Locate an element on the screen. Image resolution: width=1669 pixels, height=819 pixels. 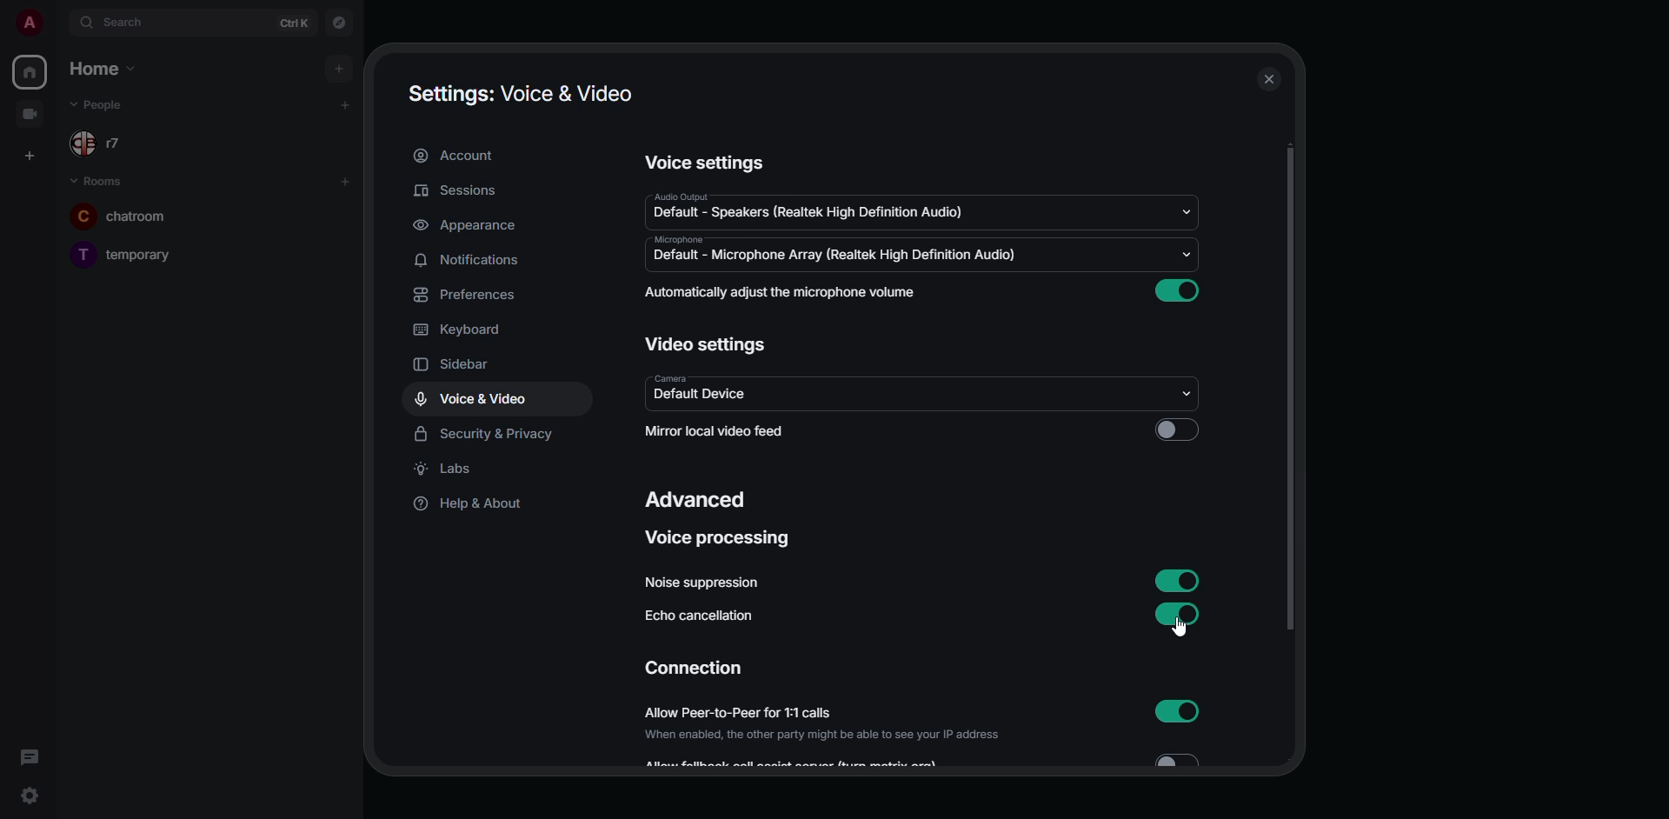
drop down is located at coordinates (1190, 395).